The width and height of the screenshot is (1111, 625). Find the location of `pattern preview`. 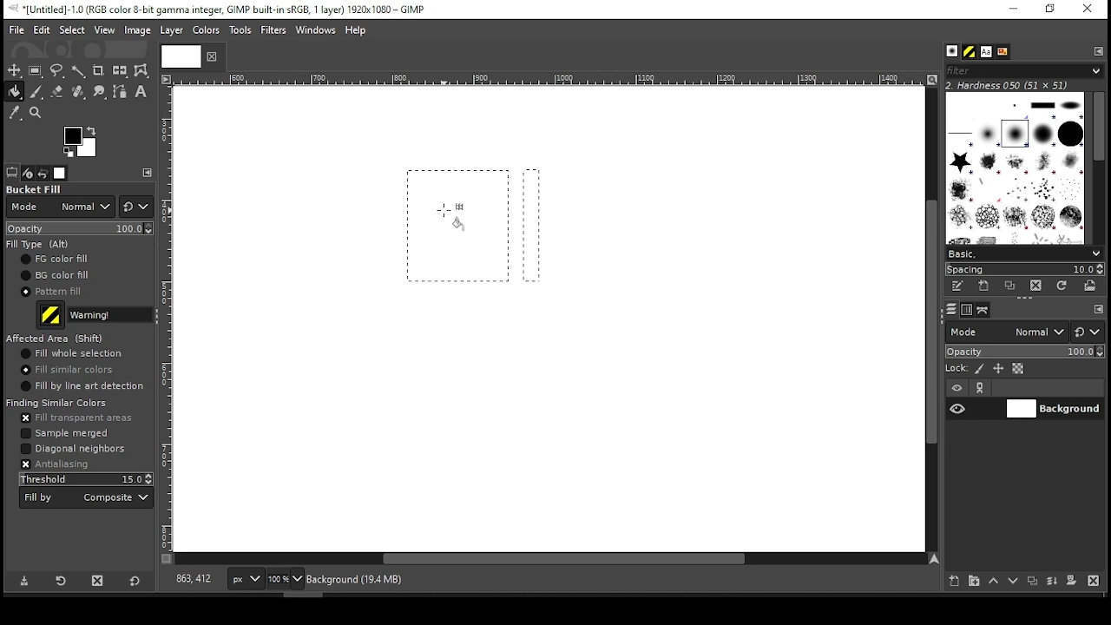

pattern preview is located at coordinates (51, 315).